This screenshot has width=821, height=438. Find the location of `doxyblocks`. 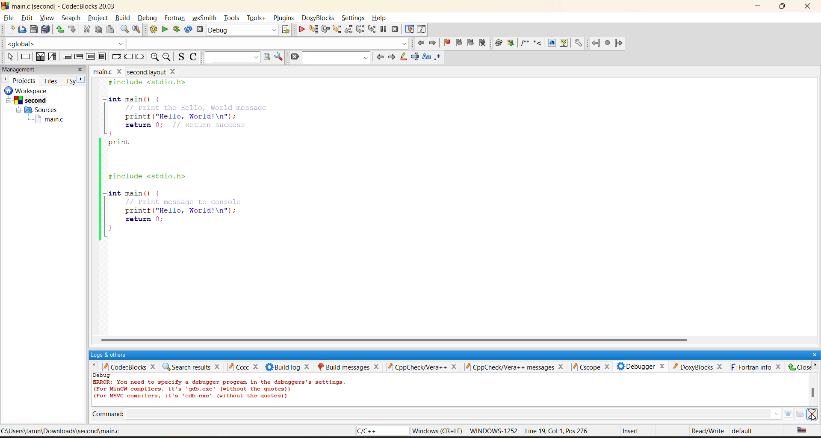

doxyblocks is located at coordinates (318, 17).